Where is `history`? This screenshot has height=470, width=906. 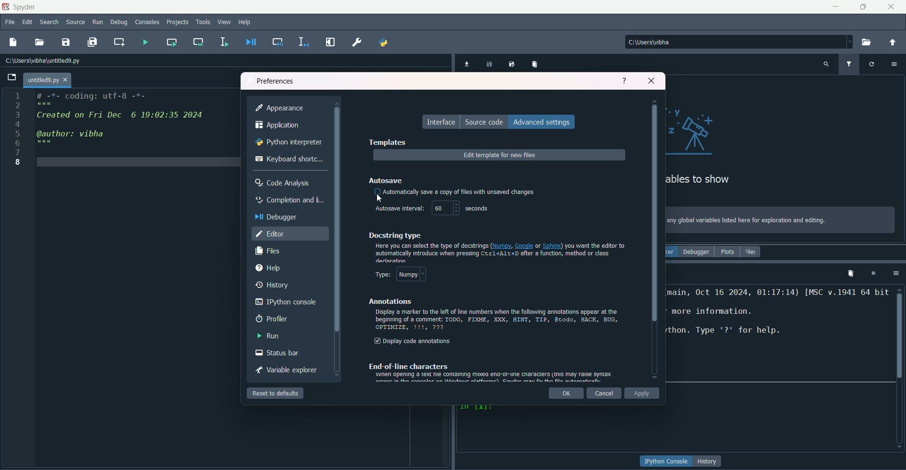
history is located at coordinates (270, 286).